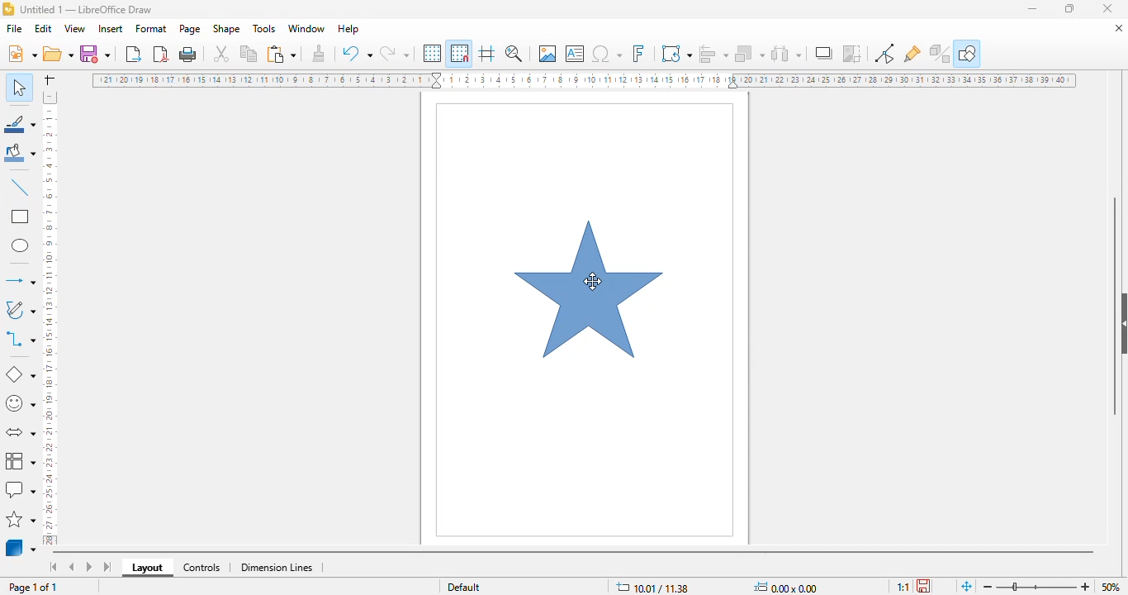 The image size is (1128, 595). I want to click on 3D objects, so click(21, 548).